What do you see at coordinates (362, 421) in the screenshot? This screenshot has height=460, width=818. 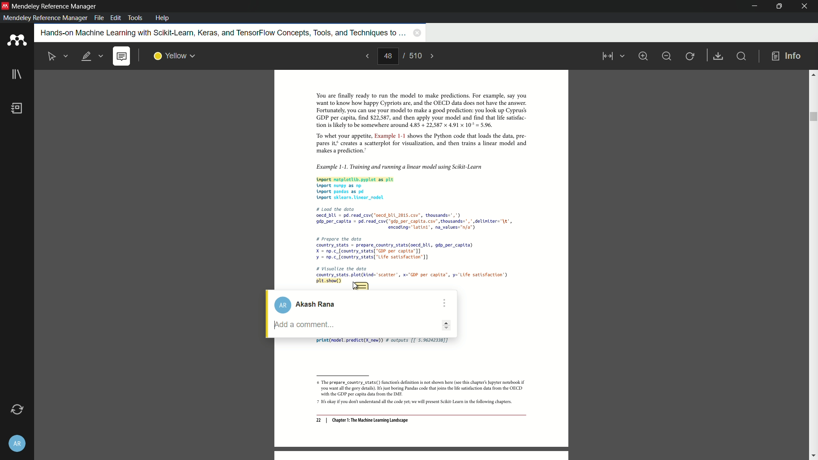 I see `22 | Chapter 1: The Machine Learning Landscape` at bounding box center [362, 421].